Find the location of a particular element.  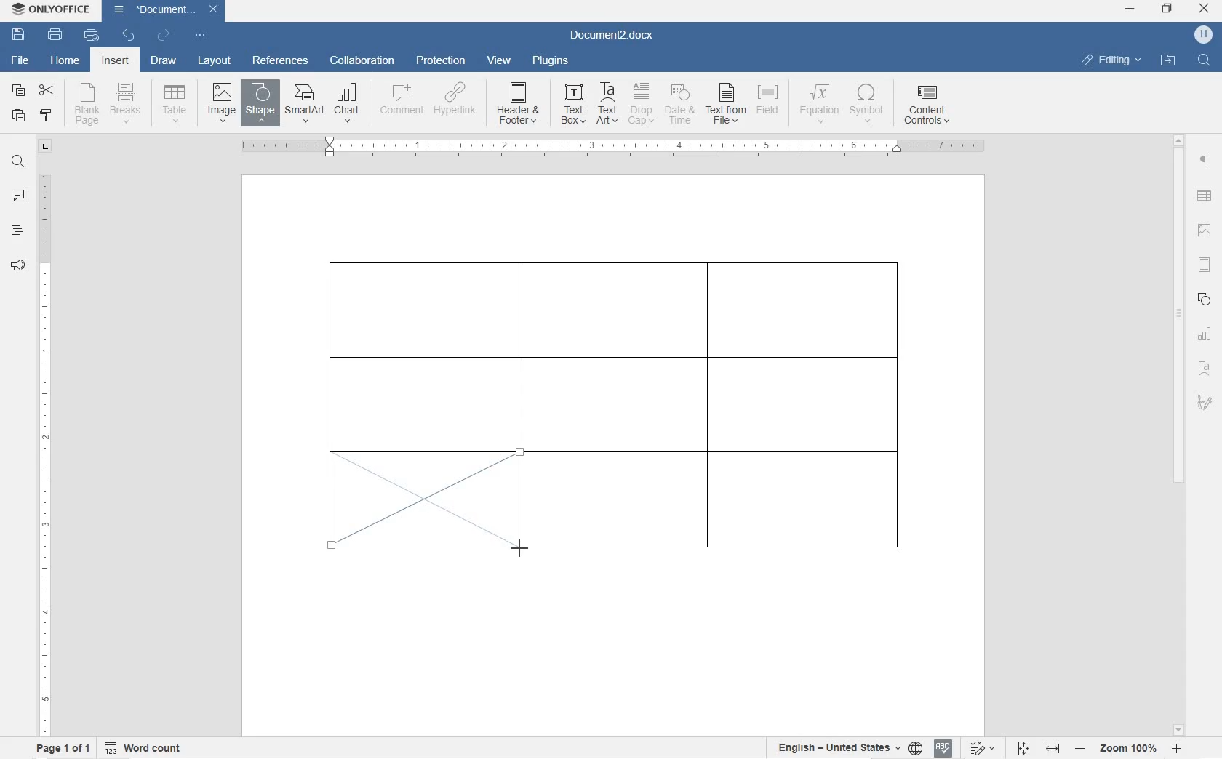

print is located at coordinates (56, 34).